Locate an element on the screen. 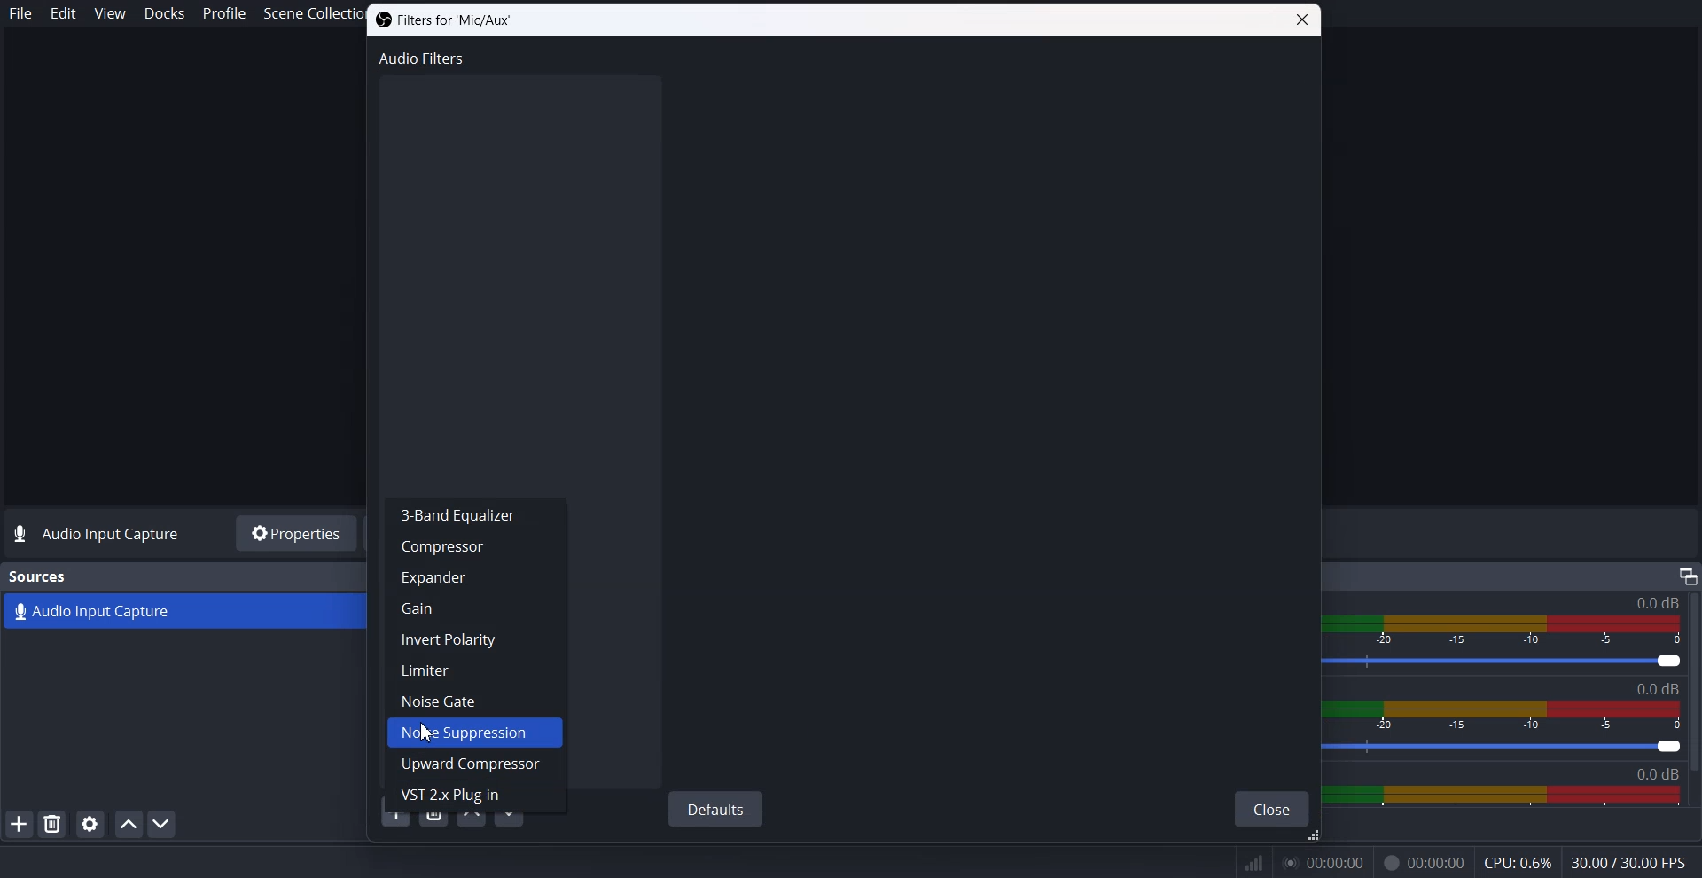  Profile is located at coordinates (224, 13).